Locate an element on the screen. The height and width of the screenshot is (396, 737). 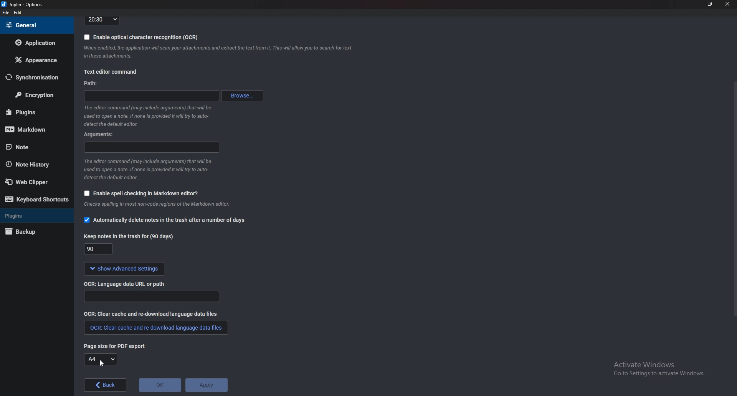
path is located at coordinates (154, 95).